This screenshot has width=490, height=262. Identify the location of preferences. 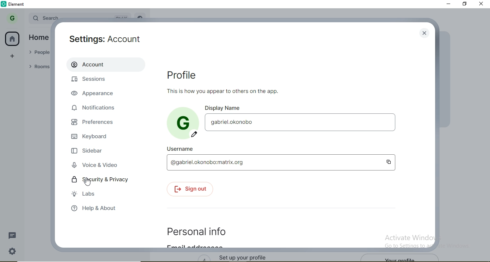
(98, 123).